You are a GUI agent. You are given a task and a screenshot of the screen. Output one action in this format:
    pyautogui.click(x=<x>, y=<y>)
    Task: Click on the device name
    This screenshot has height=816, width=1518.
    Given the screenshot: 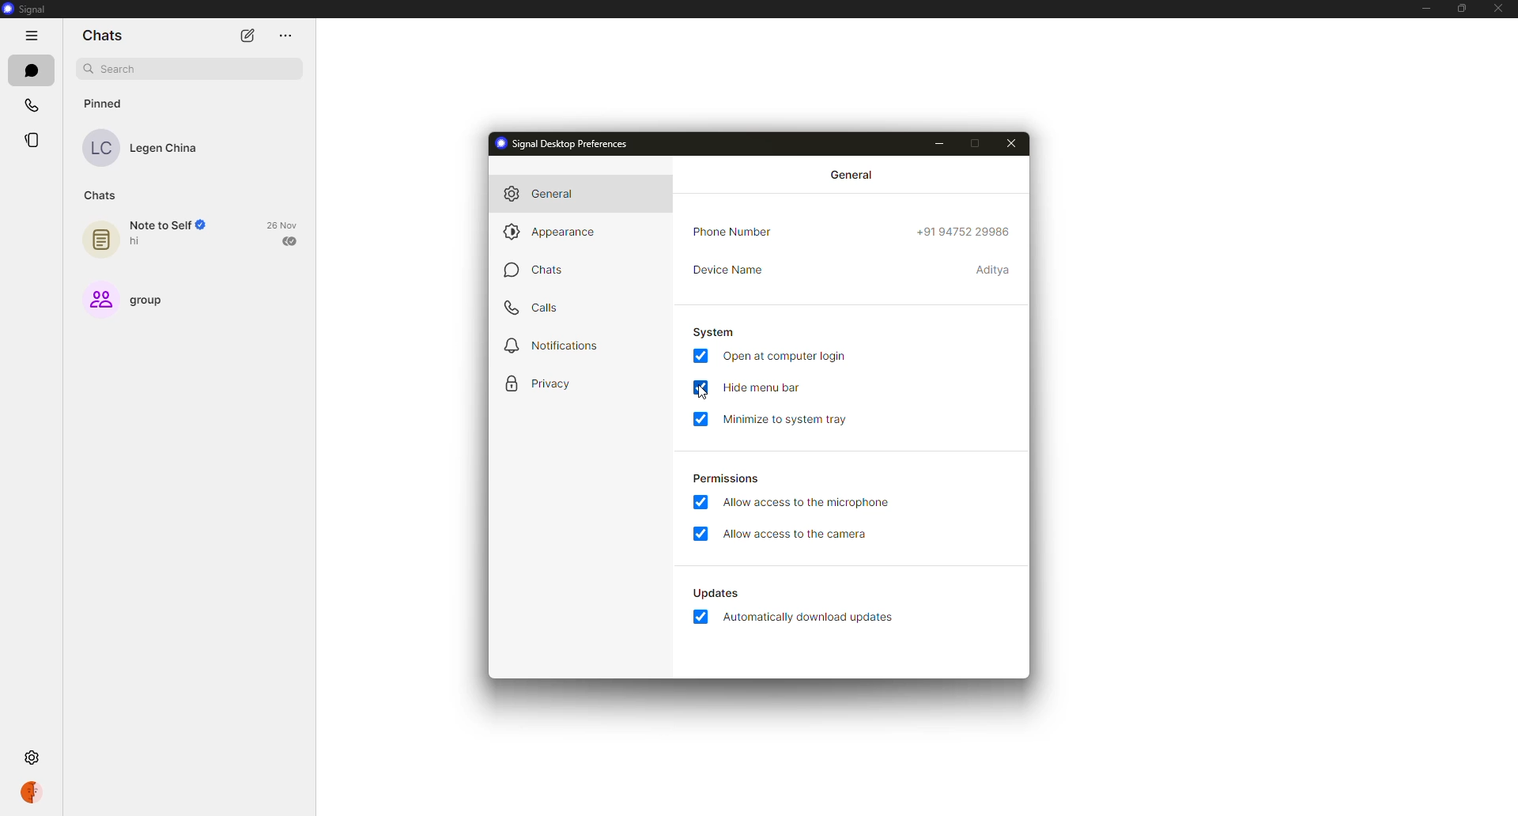 What is the action you would take?
    pyautogui.click(x=727, y=270)
    